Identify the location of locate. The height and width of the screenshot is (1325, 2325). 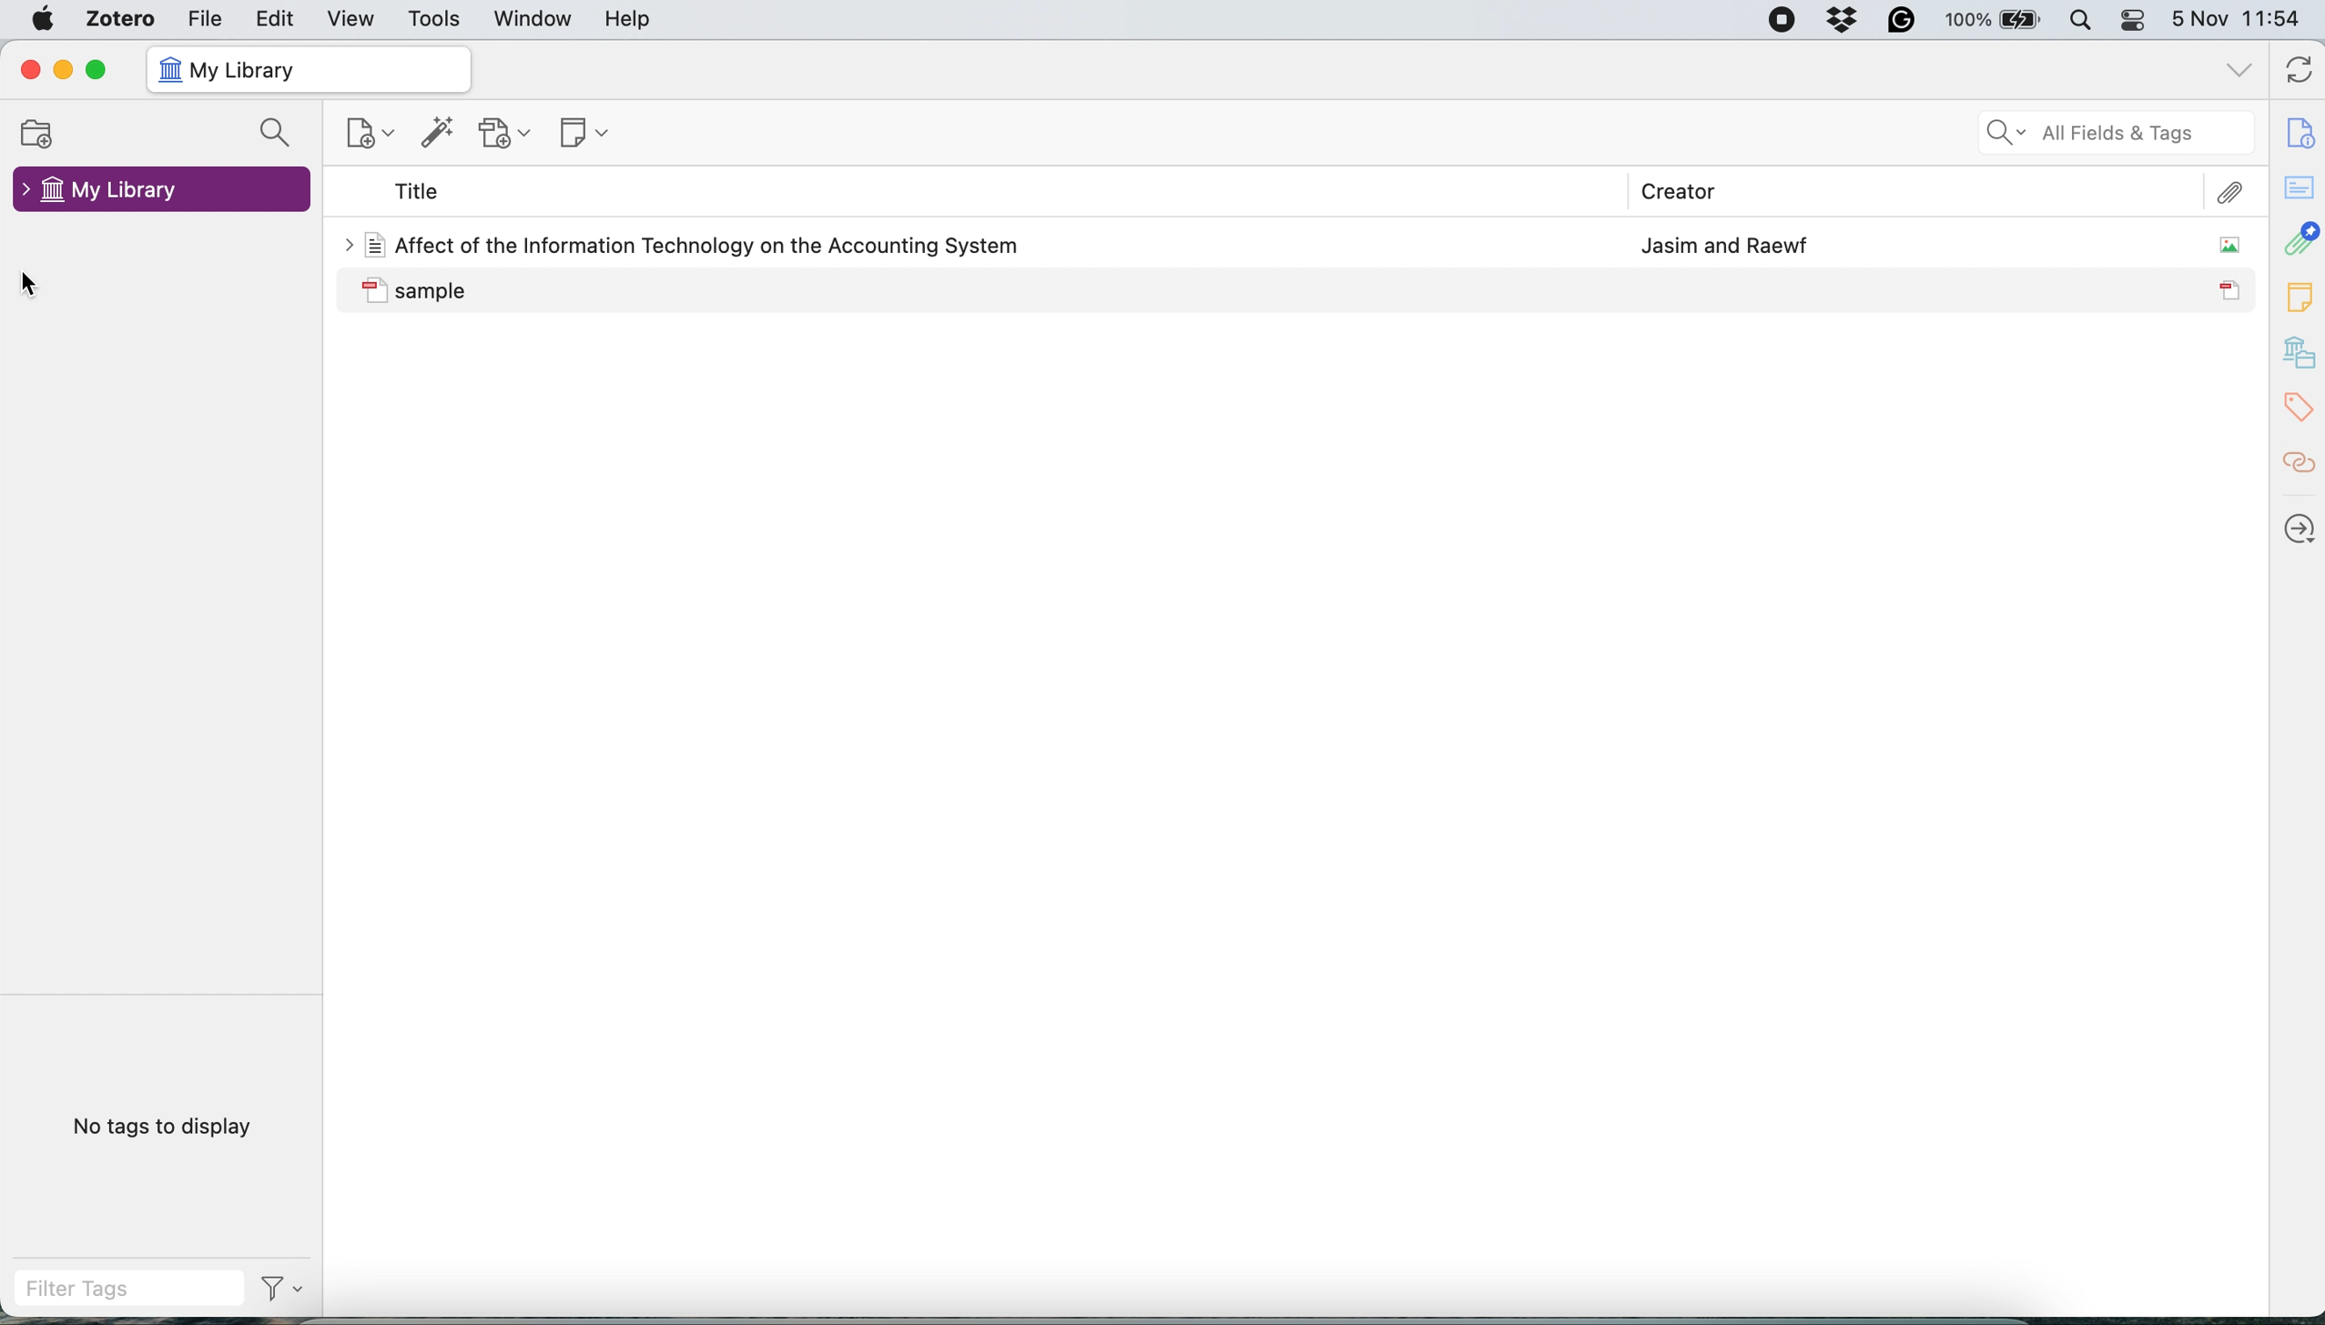
(2294, 521).